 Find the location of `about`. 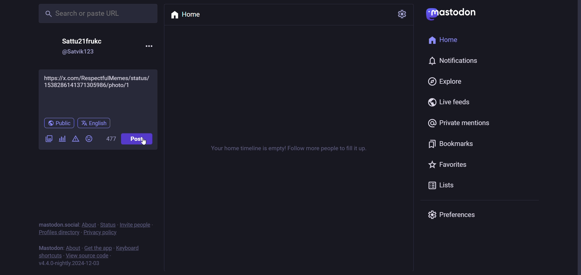

about is located at coordinates (72, 248).